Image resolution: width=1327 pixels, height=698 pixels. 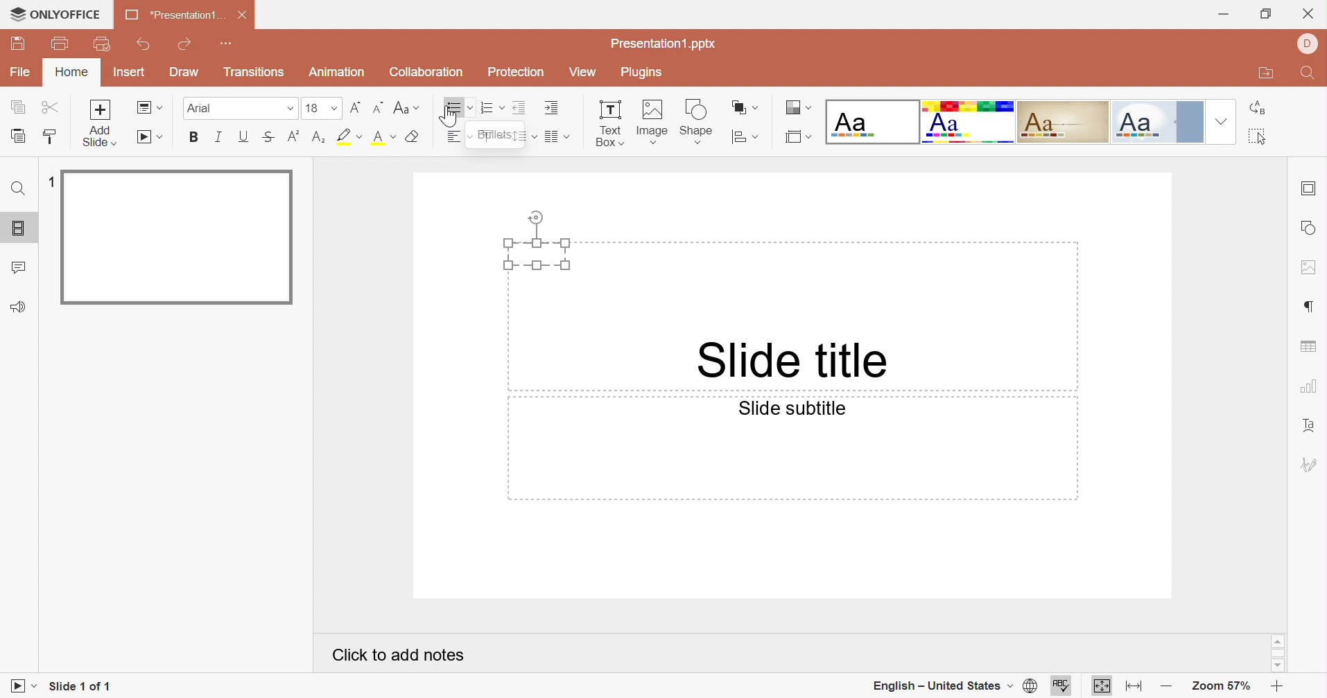 I want to click on Slide 1 of 1, so click(x=82, y=684).